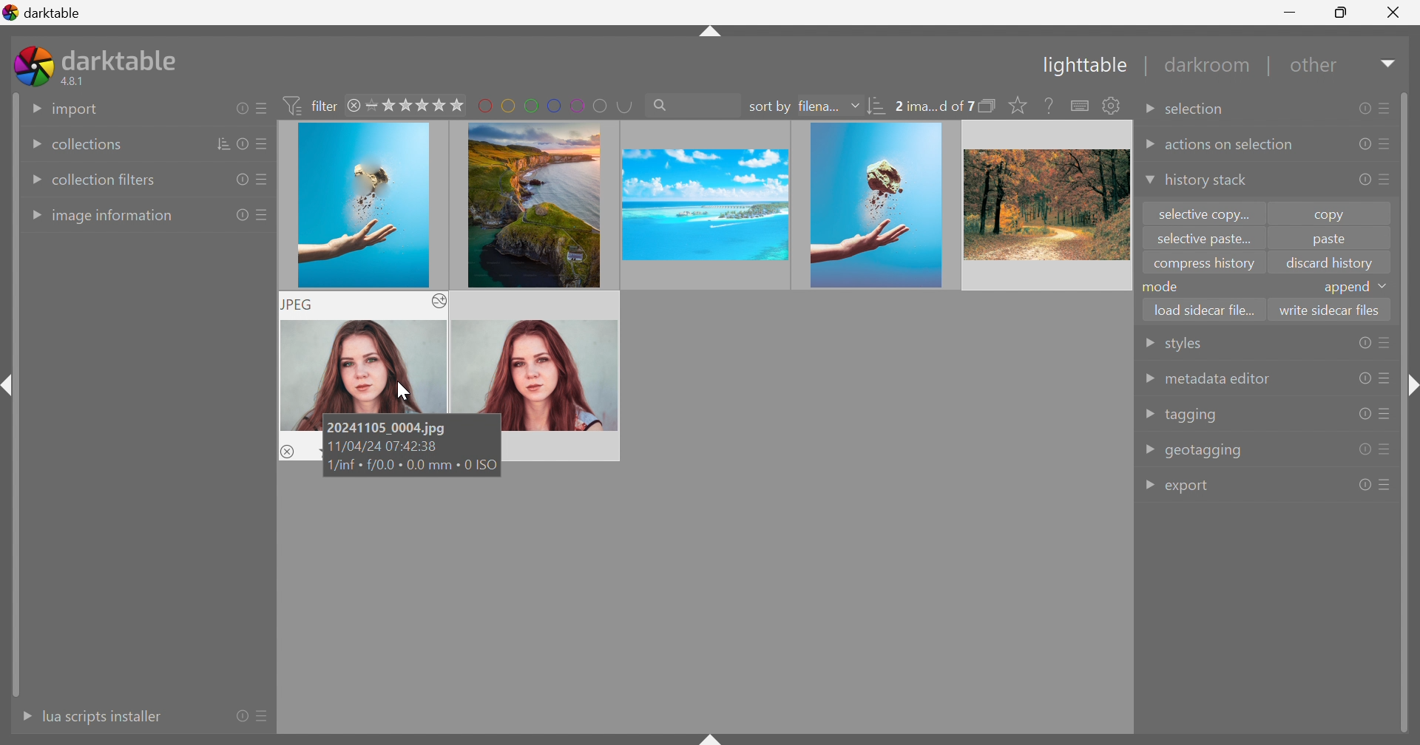 This screenshot has height=745, width=1420. I want to click on More, so click(21, 716).